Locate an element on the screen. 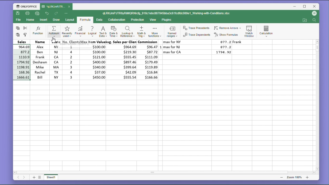  empty cells is located at coordinates (164, 125).